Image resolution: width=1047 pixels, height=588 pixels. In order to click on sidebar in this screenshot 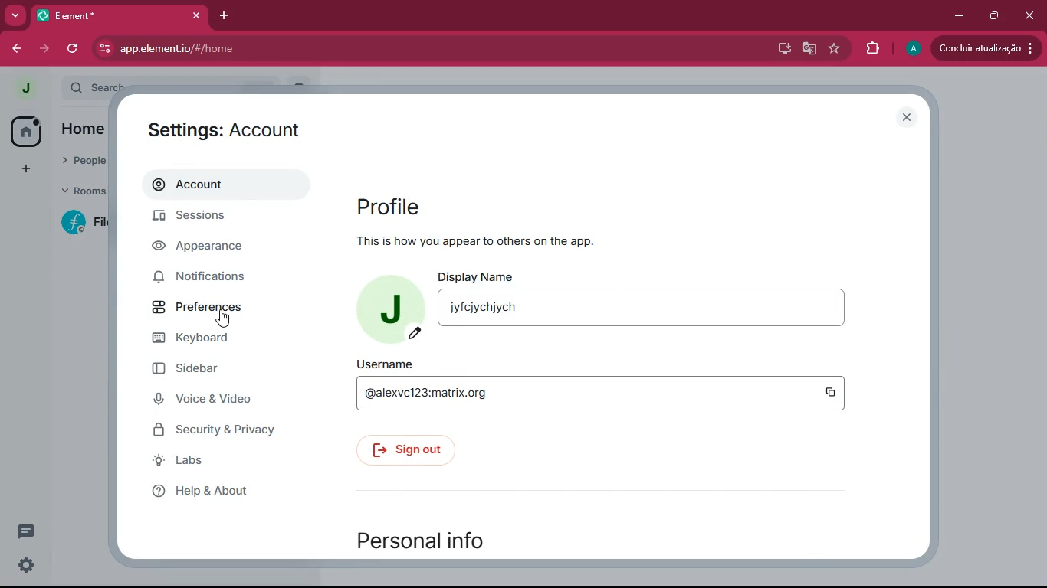, I will do `click(224, 369)`.